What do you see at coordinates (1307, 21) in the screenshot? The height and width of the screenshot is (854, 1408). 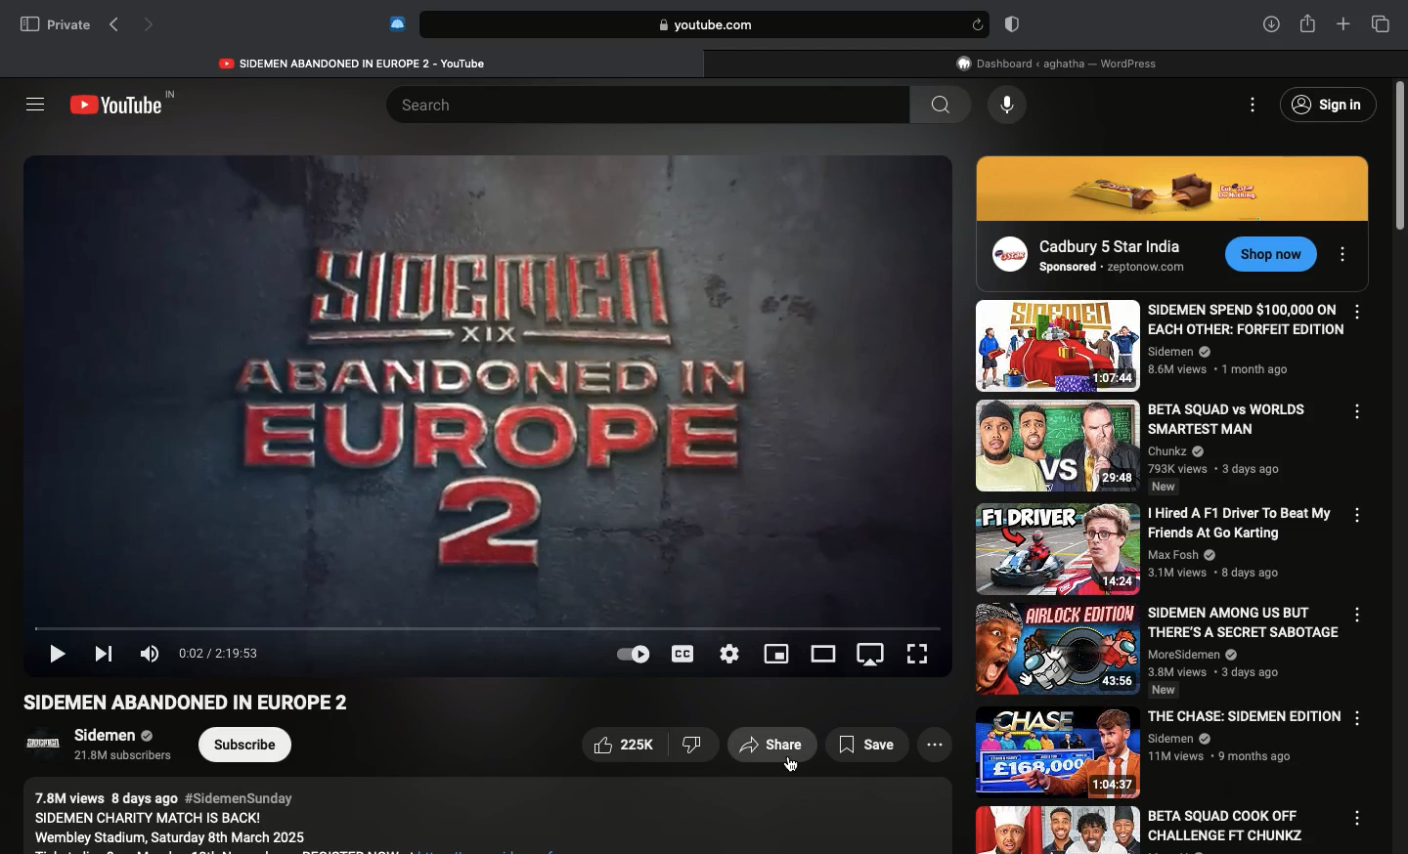 I see `Share` at bounding box center [1307, 21].